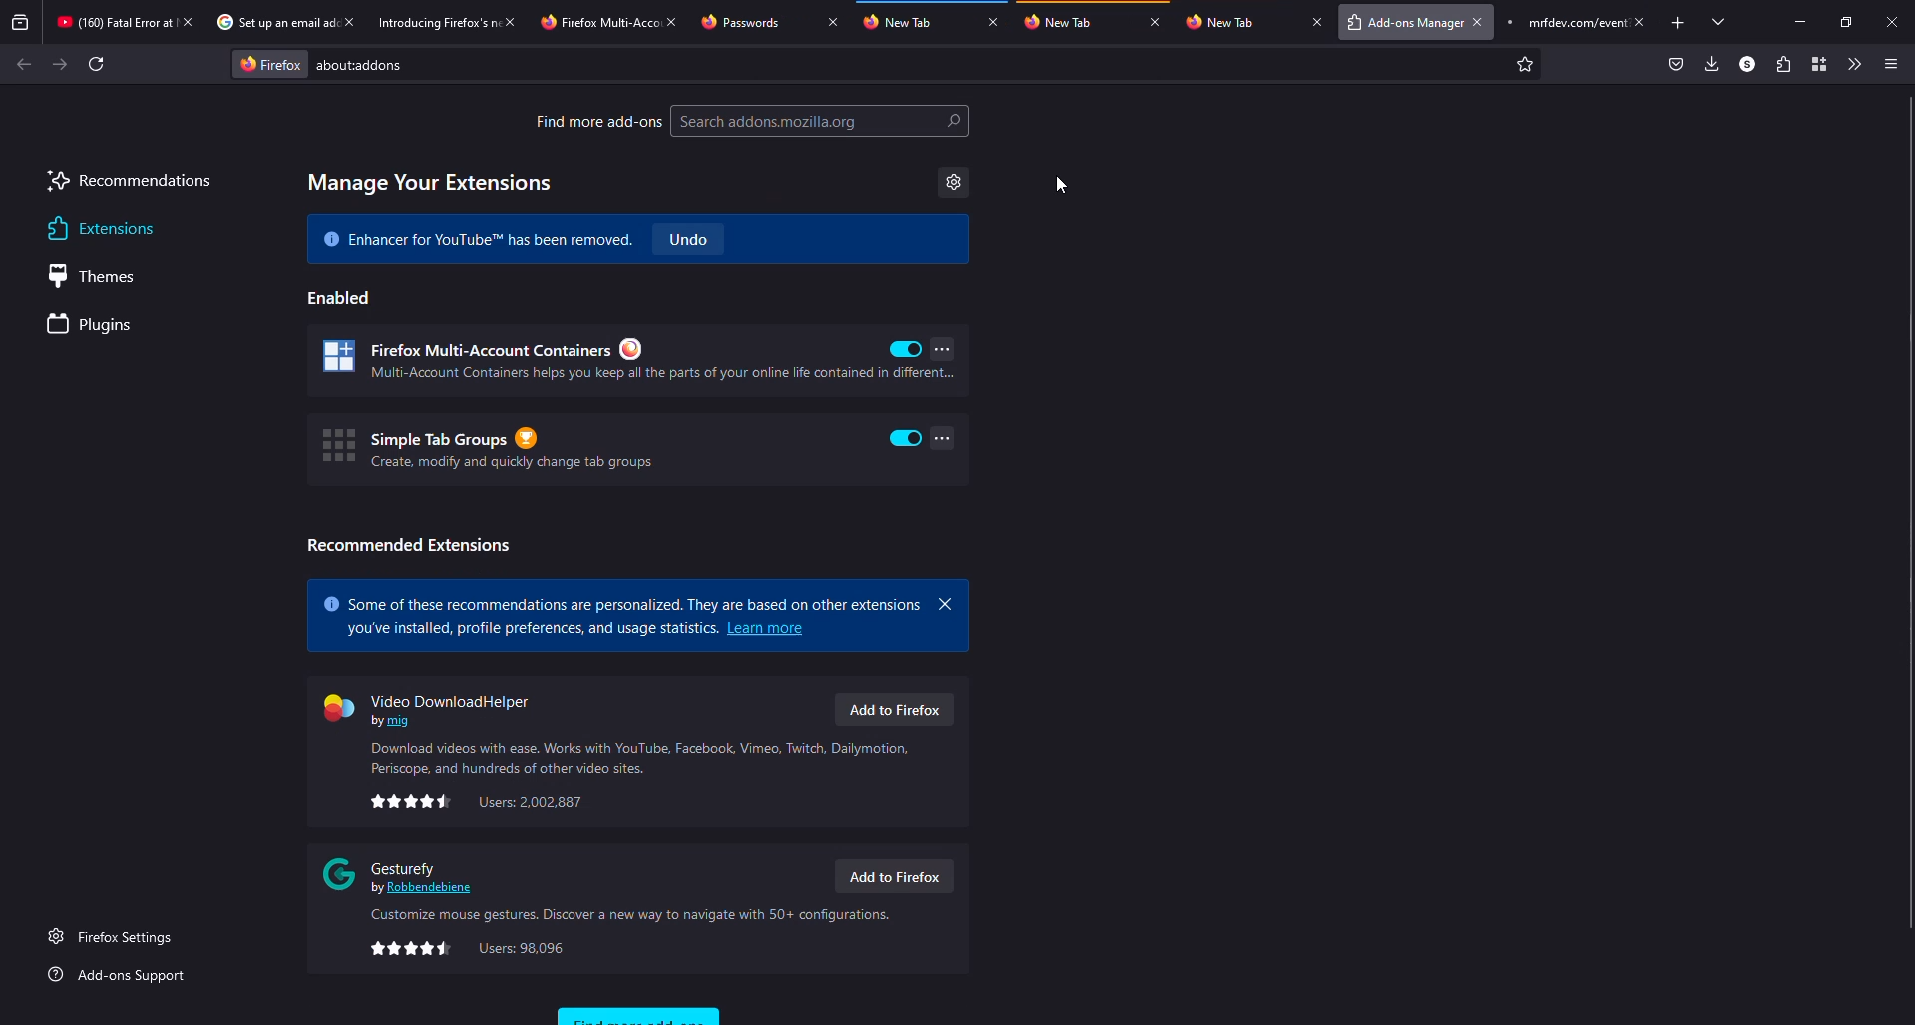 This screenshot has width=1915, height=1025. Describe the element at coordinates (414, 949) in the screenshot. I see `Star rating` at that location.